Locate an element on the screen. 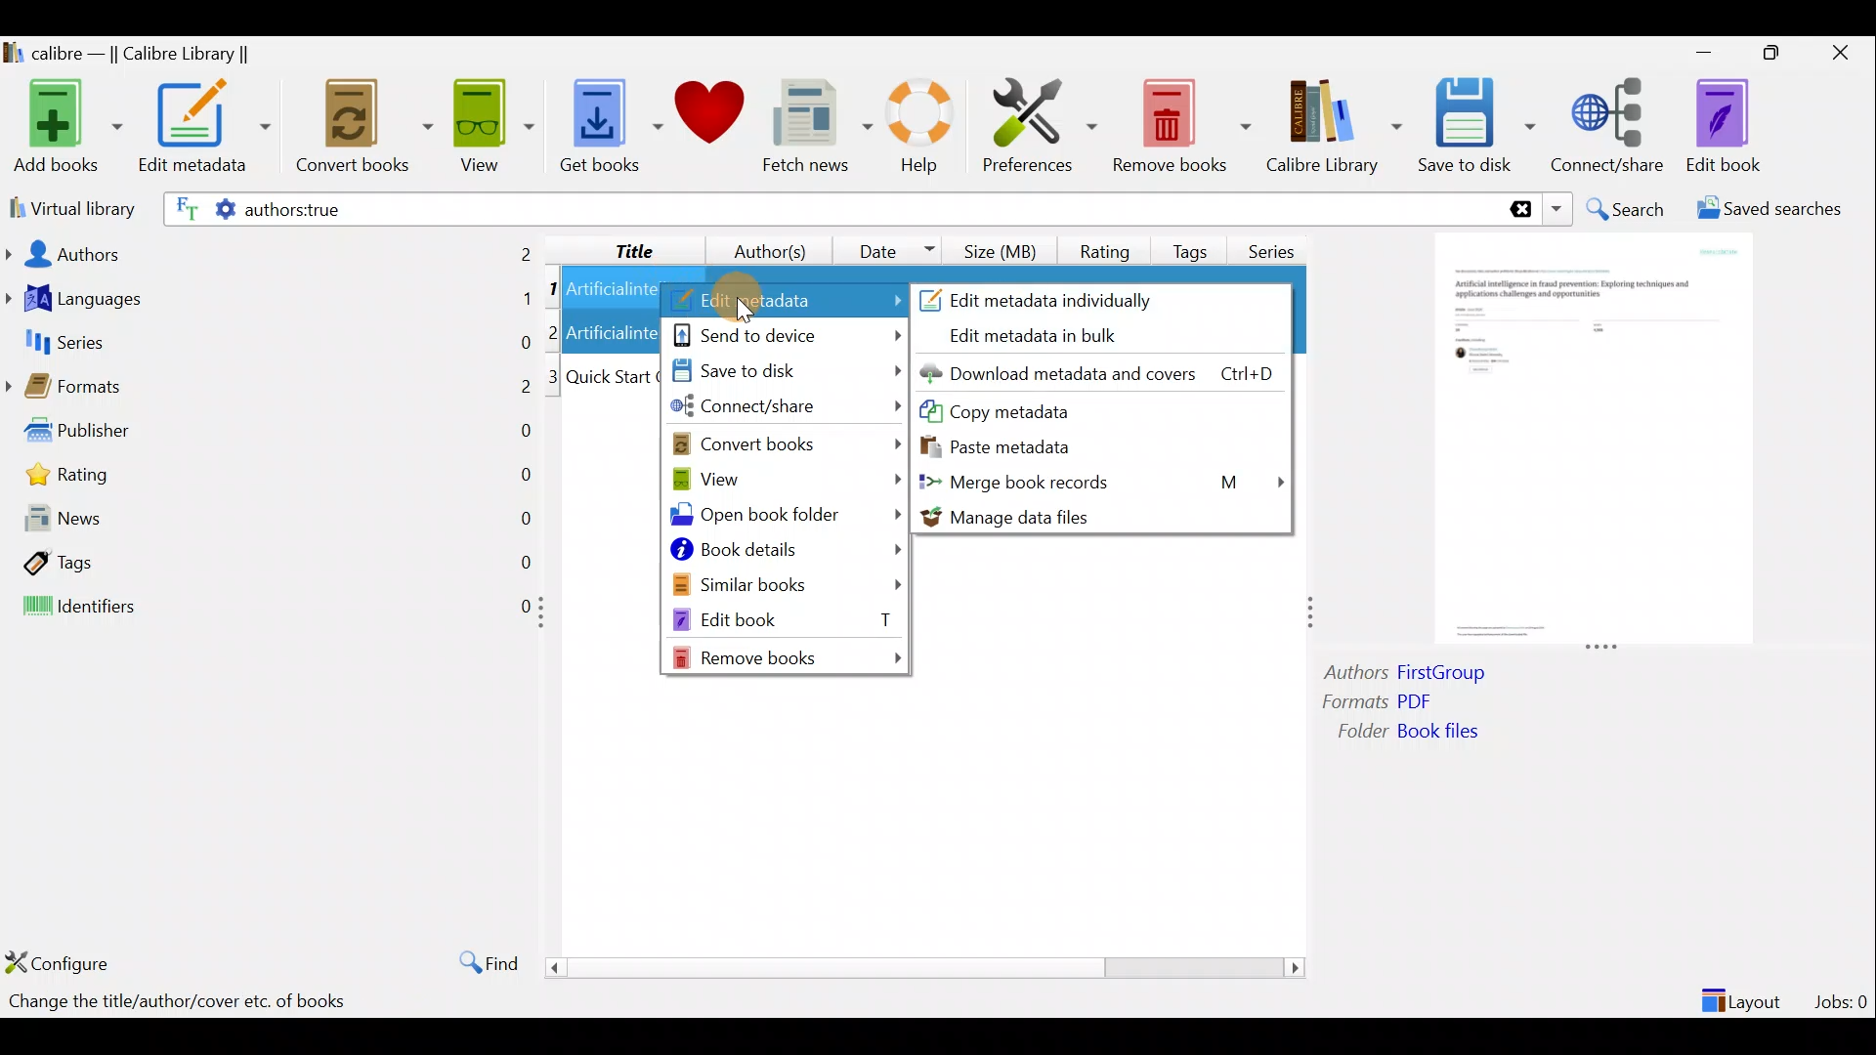 Image resolution: width=1876 pixels, height=1055 pixels. Connect/share is located at coordinates (1610, 122).